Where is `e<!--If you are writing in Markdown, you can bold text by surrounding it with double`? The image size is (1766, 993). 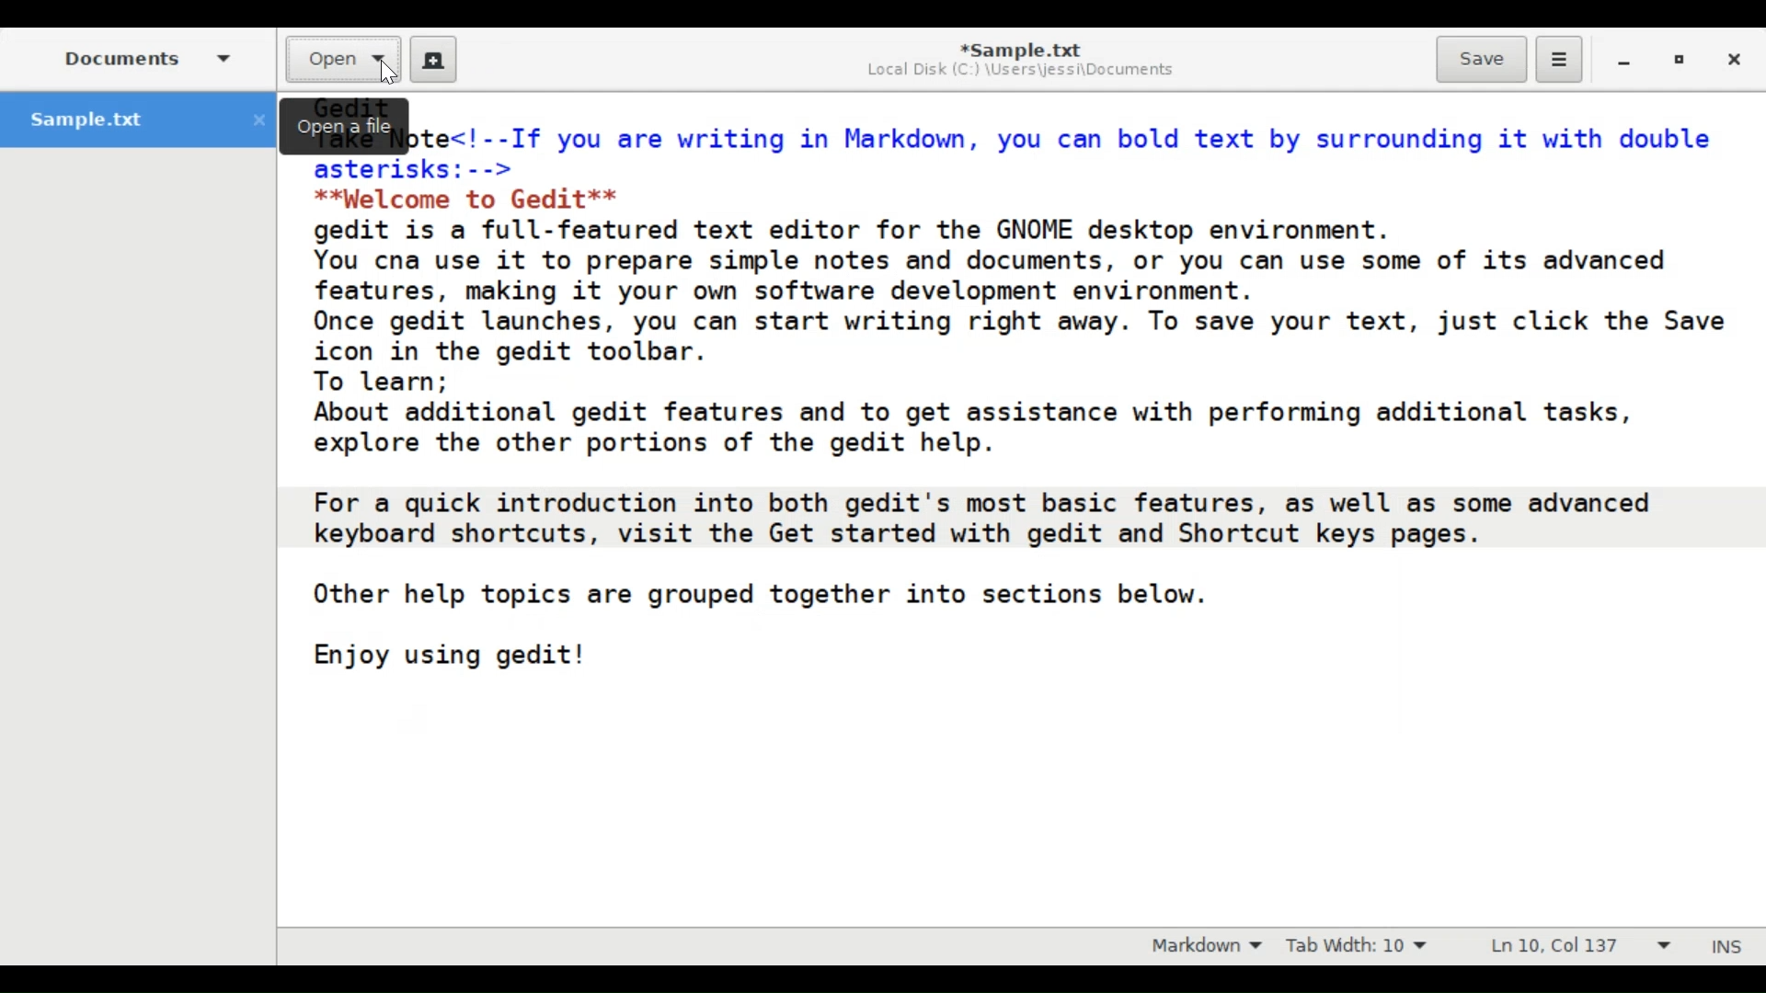
e<!--If you are writing in Markdown, you can bold text by surrounding it with double is located at coordinates (1069, 131).